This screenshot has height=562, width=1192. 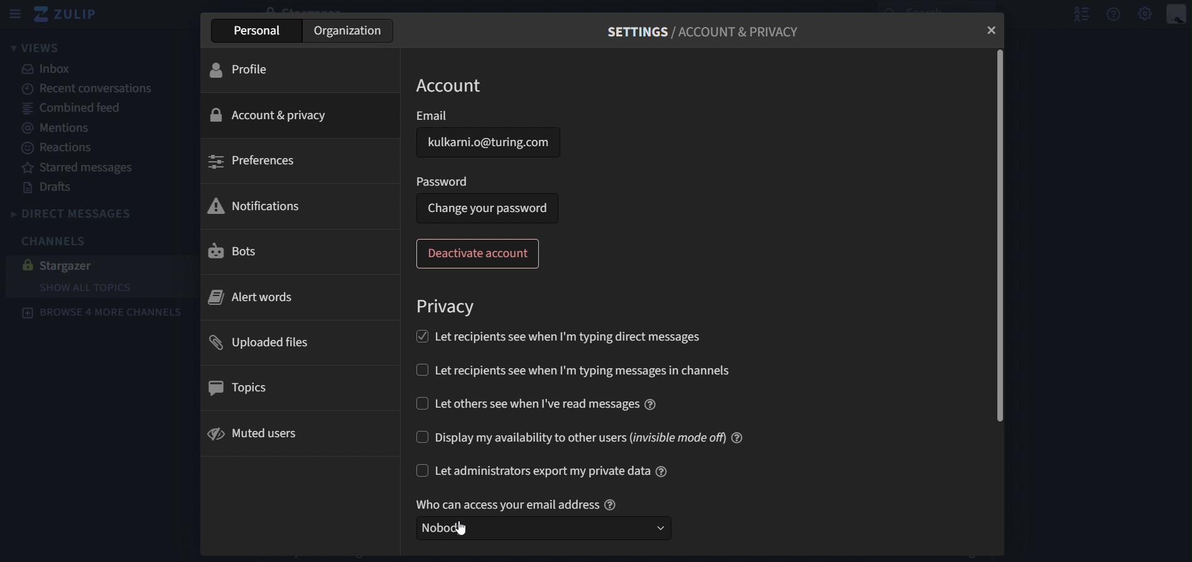 I want to click on zulip, so click(x=70, y=15).